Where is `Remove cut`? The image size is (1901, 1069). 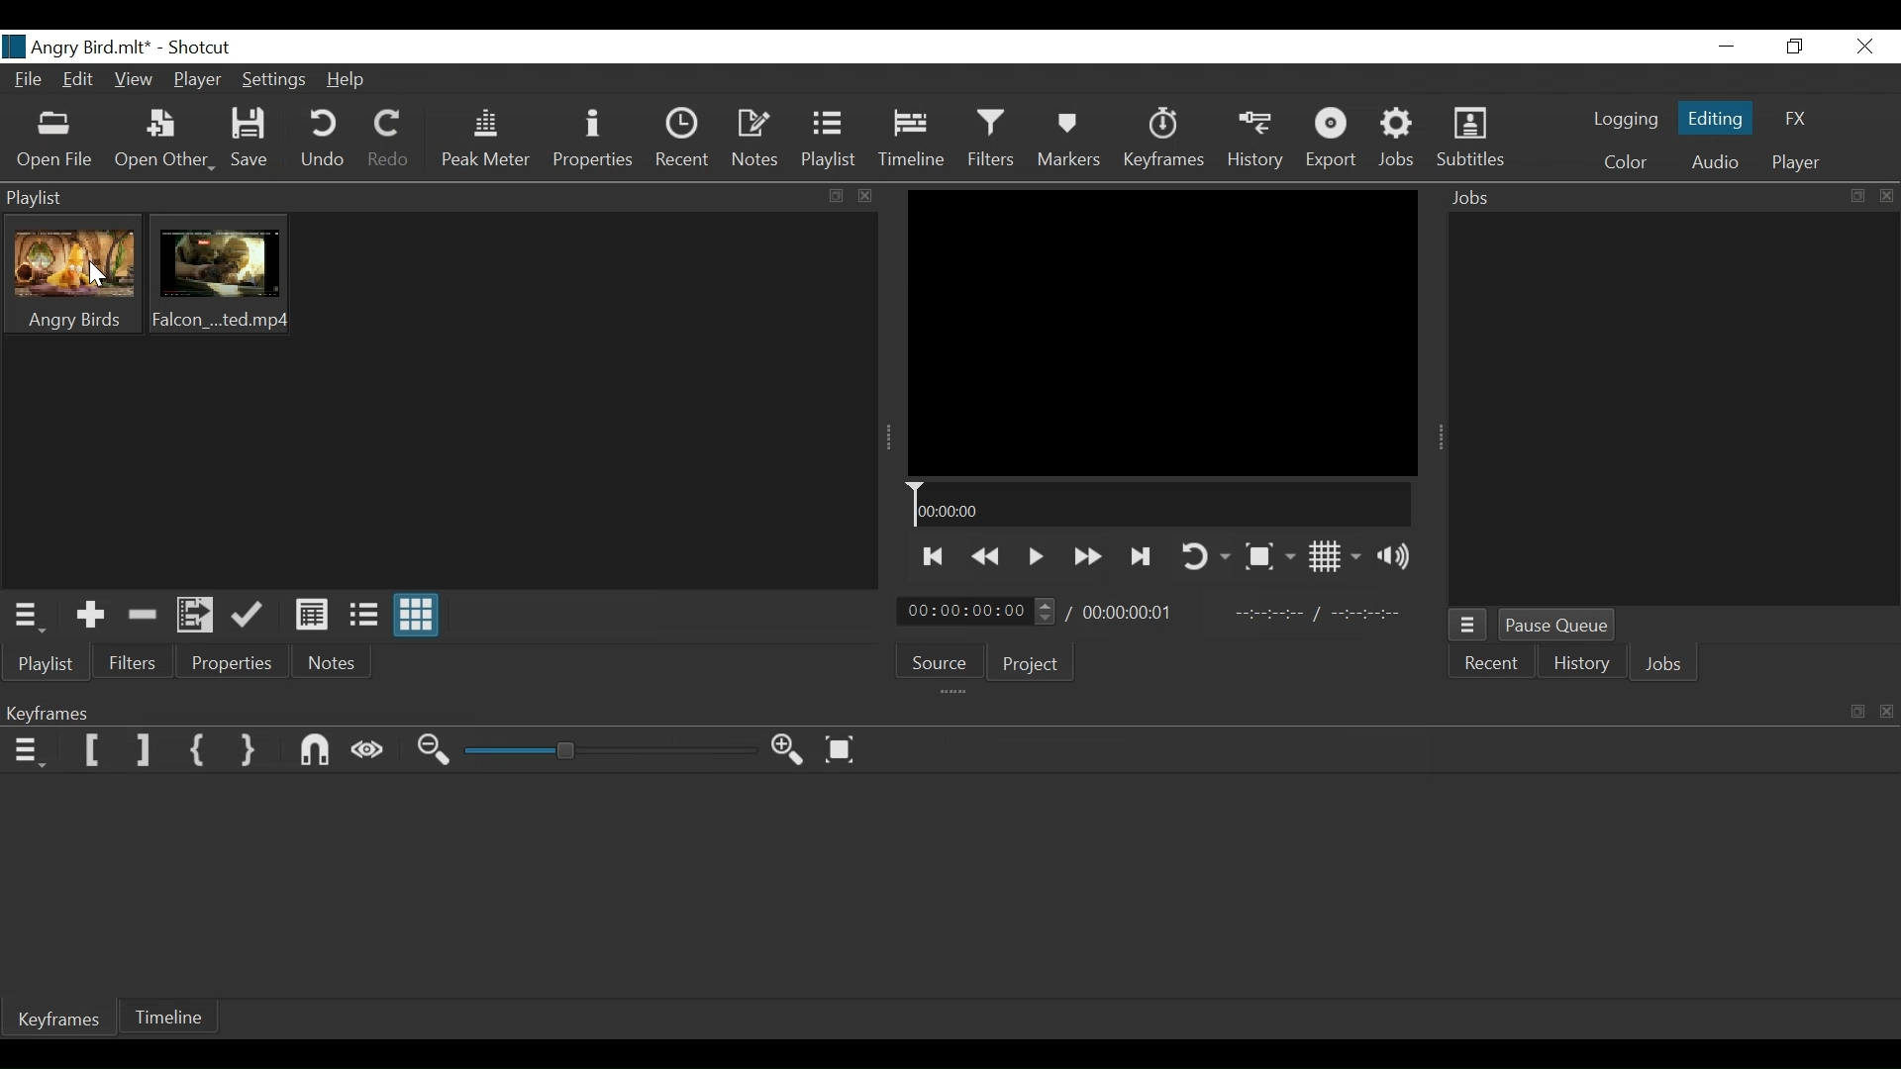
Remove cut is located at coordinates (141, 616).